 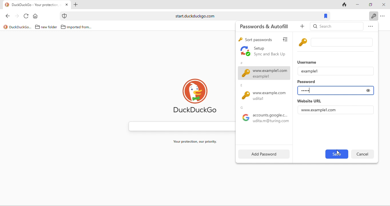 I want to click on set up, so click(x=264, y=52).